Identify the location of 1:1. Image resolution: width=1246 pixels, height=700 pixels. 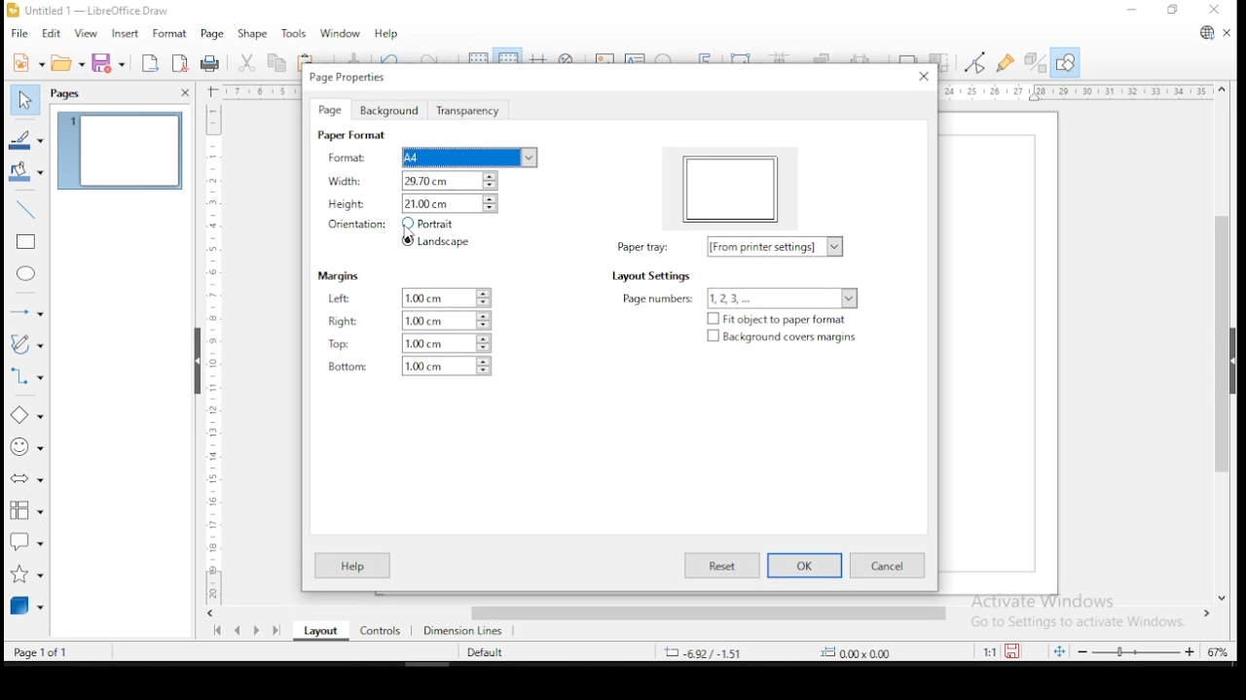
(986, 651).